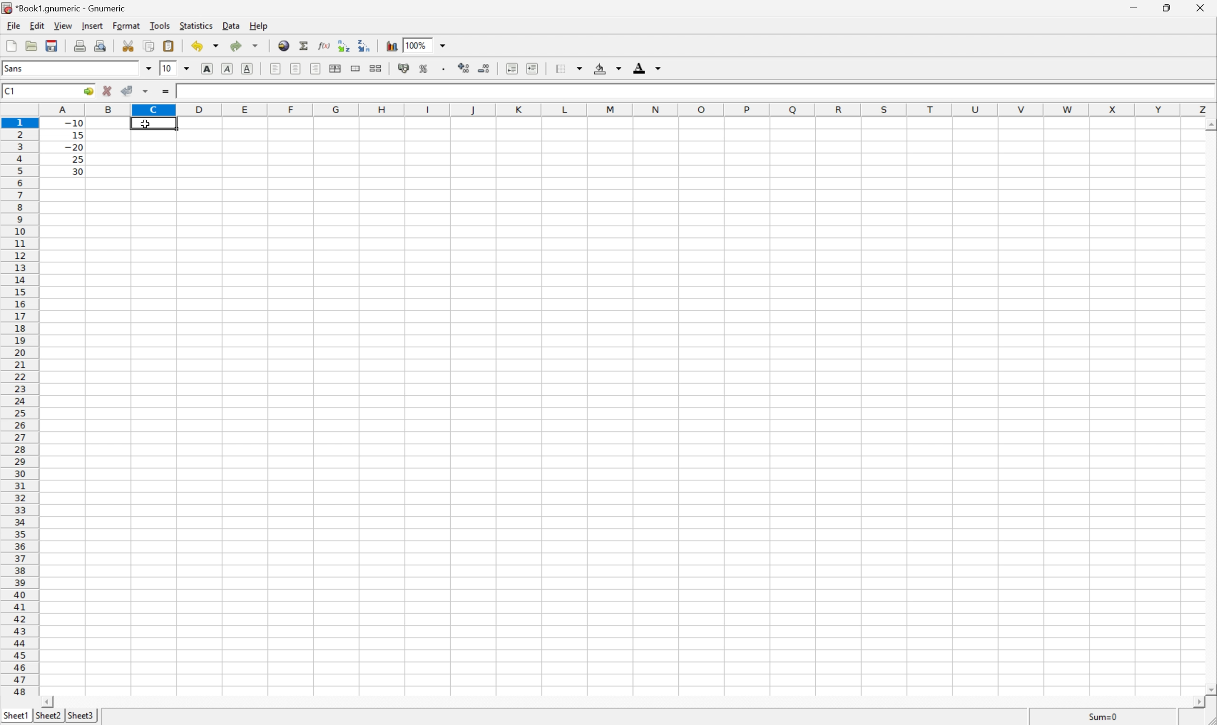 This screenshot has width=1217, height=725. Describe the element at coordinates (77, 159) in the screenshot. I see `25` at that location.